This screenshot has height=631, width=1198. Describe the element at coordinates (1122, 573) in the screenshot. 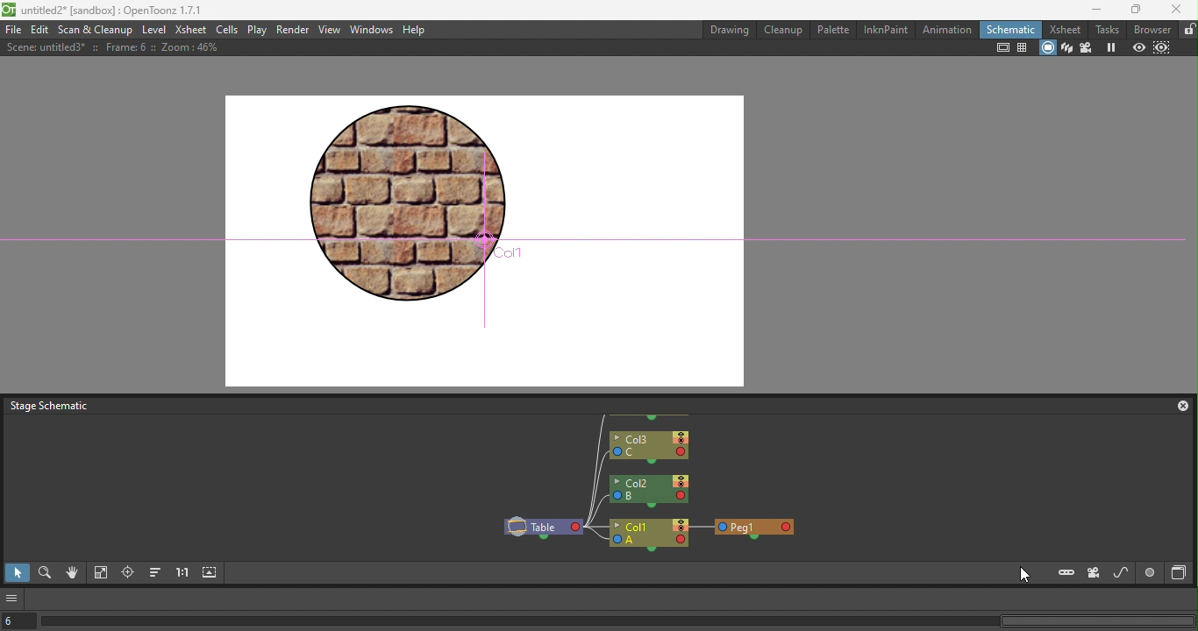

I see `New  motion path` at that location.